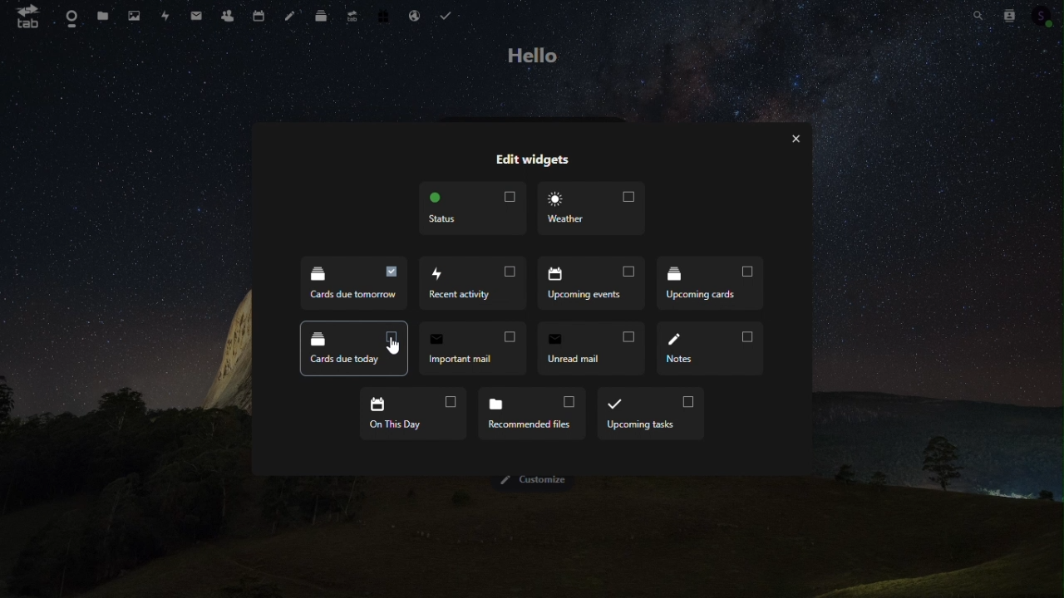 The width and height of the screenshot is (1064, 598). Describe the element at coordinates (472, 349) in the screenshot. I see `Important mail` at that location.